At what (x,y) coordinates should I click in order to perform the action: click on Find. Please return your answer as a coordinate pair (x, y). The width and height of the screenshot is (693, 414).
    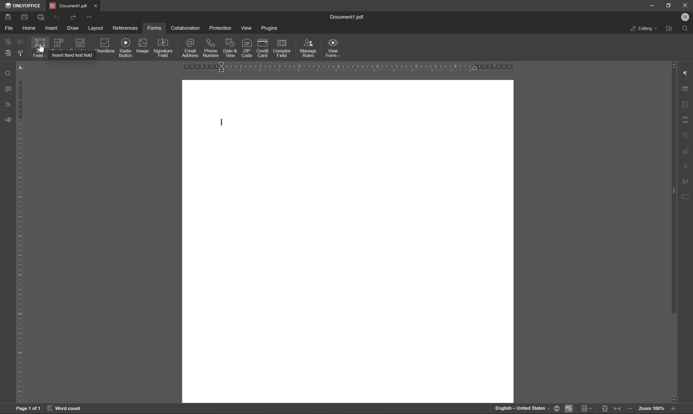
    Looking at the image, I should click on (687, 28).